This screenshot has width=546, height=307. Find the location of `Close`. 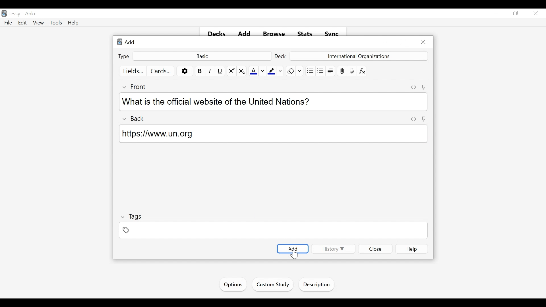

Close is located at coordinates (536, 13).